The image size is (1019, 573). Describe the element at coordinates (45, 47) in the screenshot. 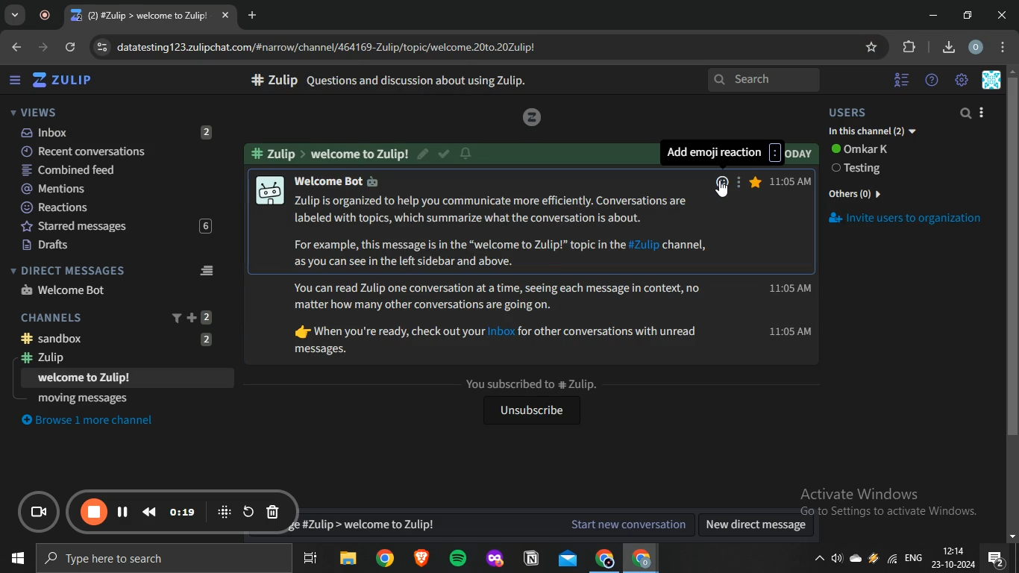

I see `go to next page` at that location.